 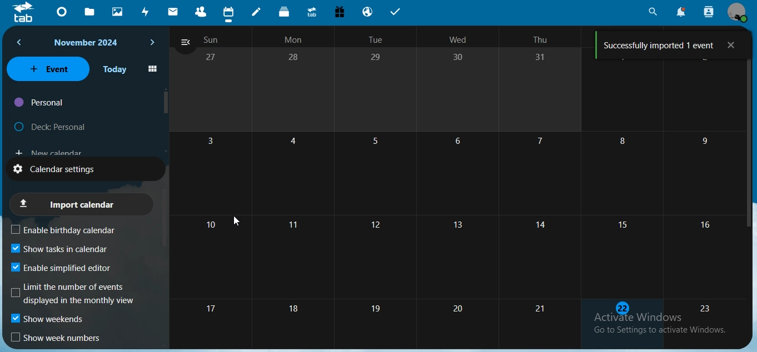 I want to click on photos, so click(x=118, y=12).